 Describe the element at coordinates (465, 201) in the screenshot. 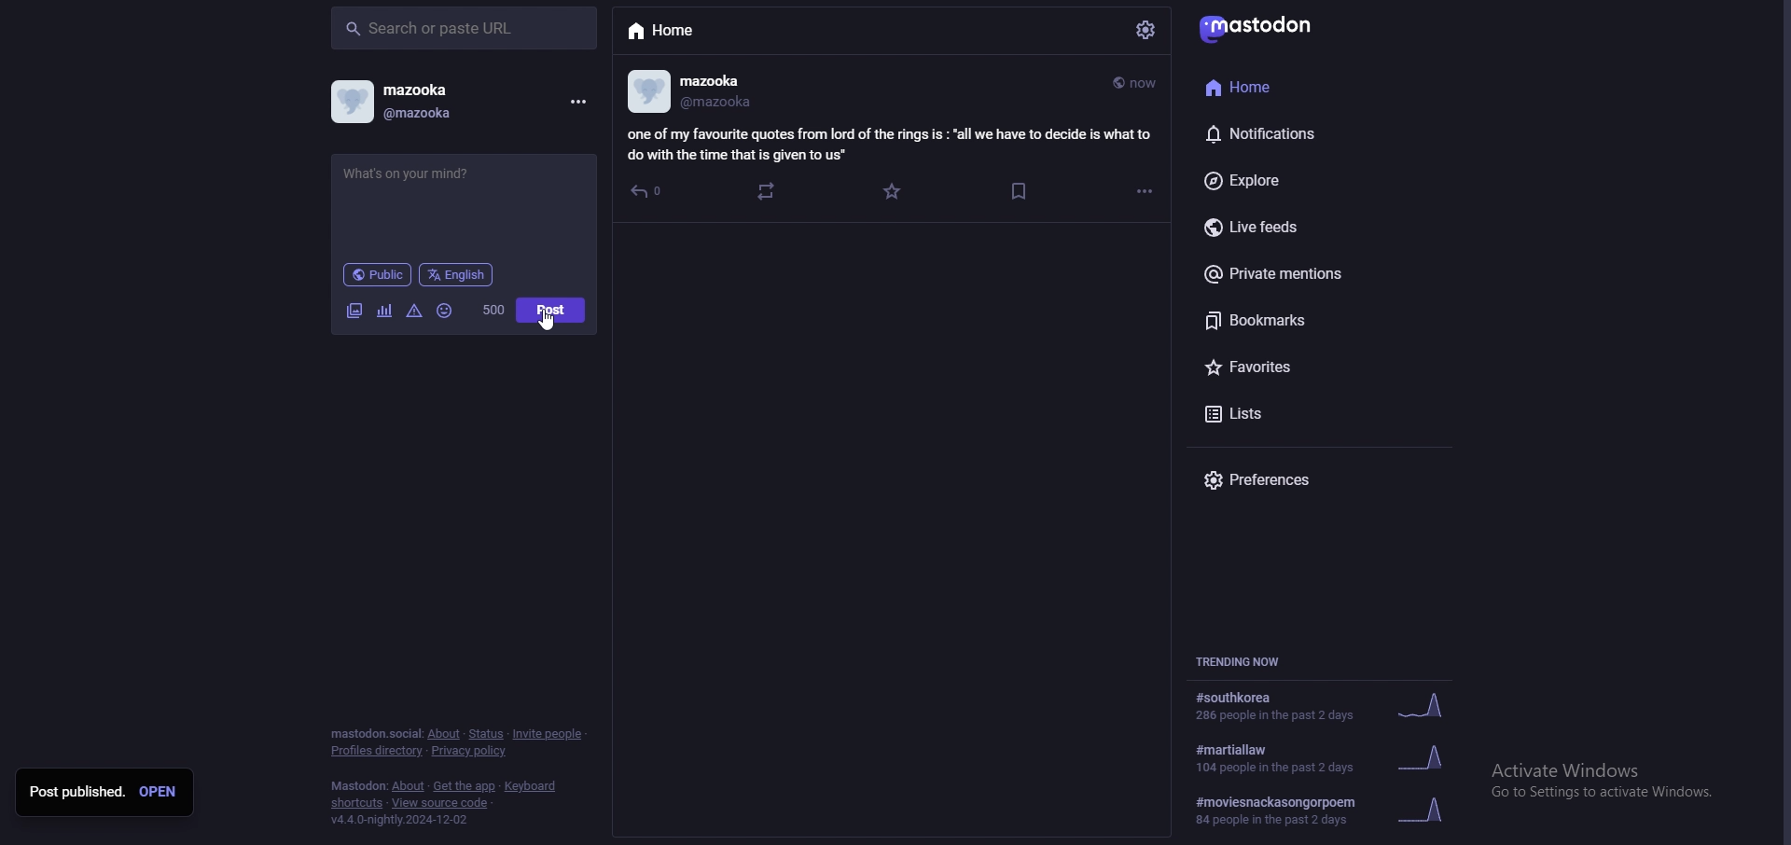

I see `post input - what's on your mind?` at that location.